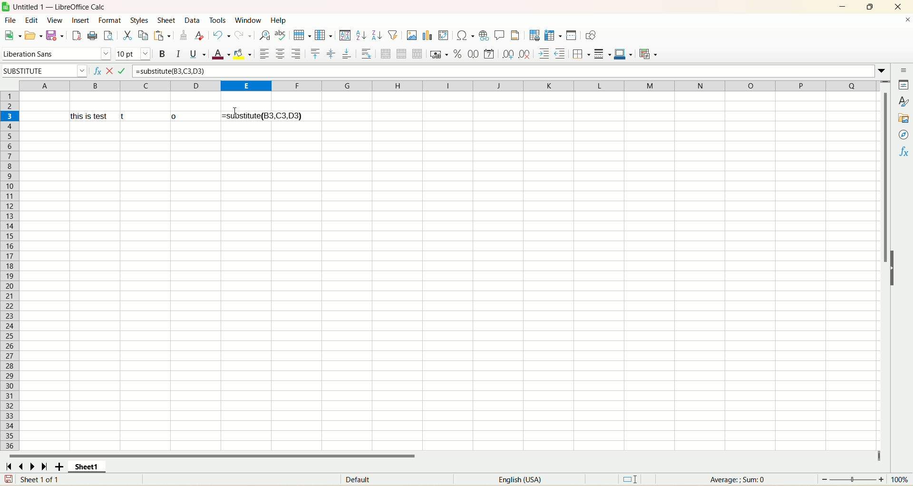 The image size is (913, 486). I want to click on sort ascending, so click(360, 36).